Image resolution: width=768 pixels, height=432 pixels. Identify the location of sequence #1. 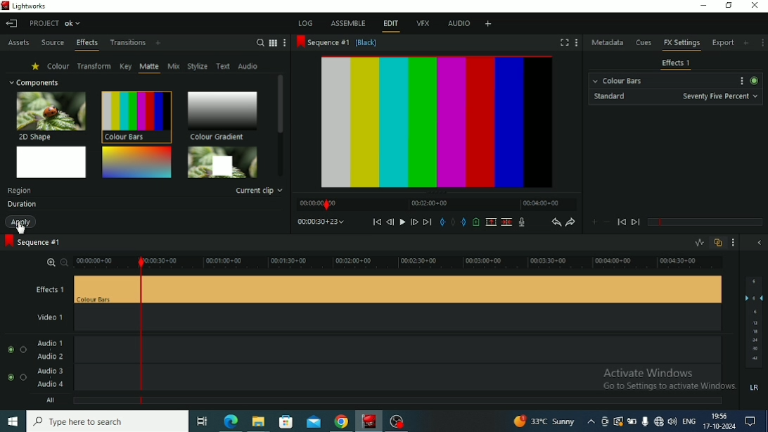
(32, 241).